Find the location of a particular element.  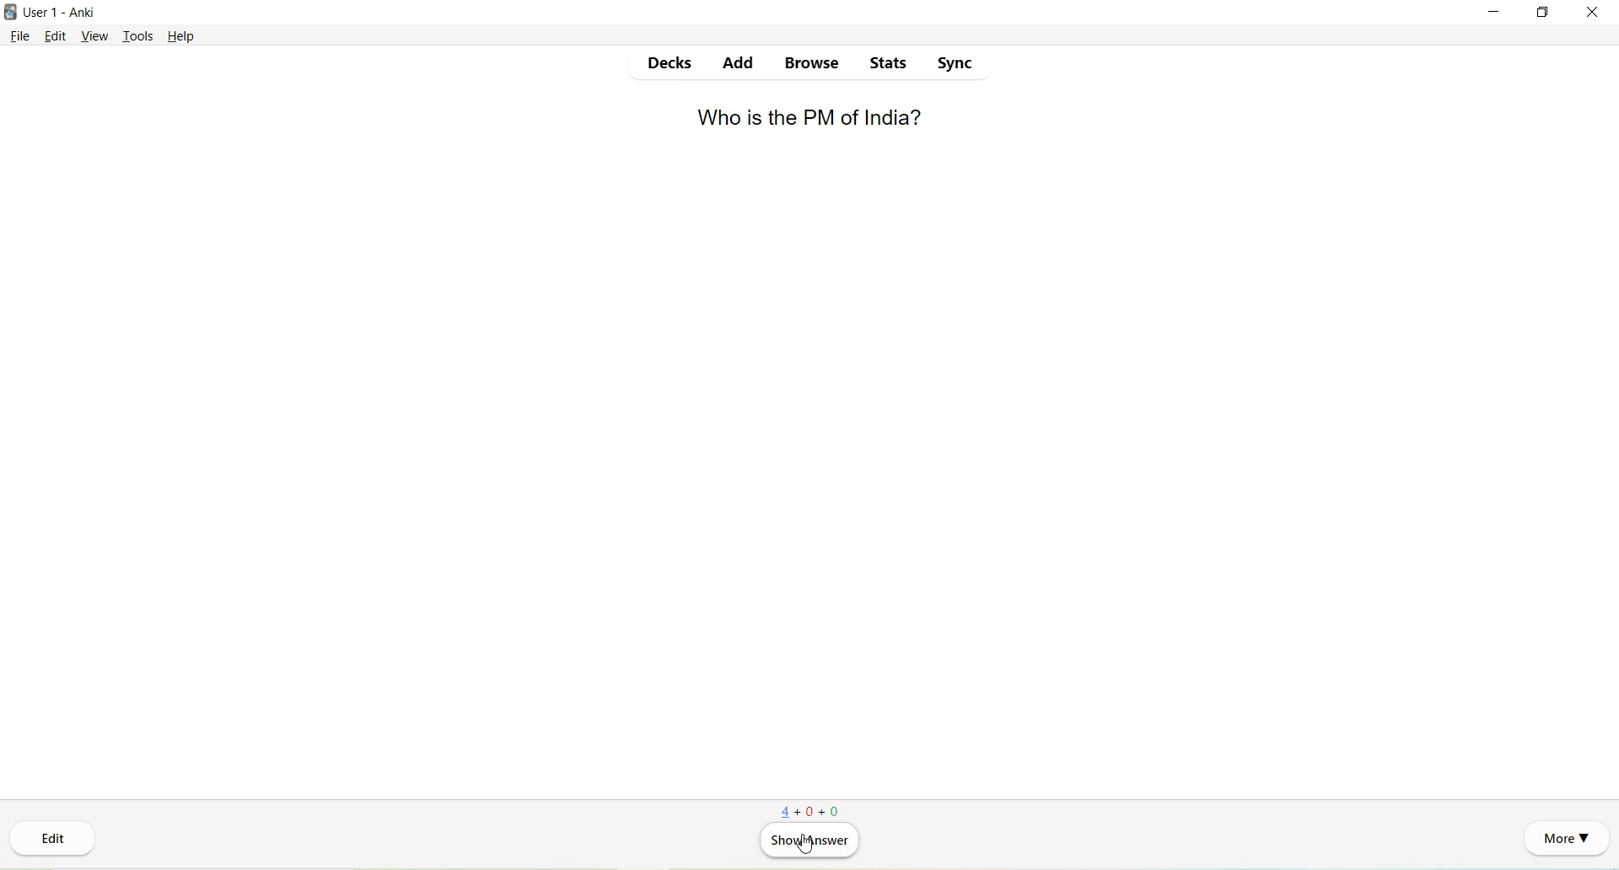

Edit is located at coordinates (57, 36).